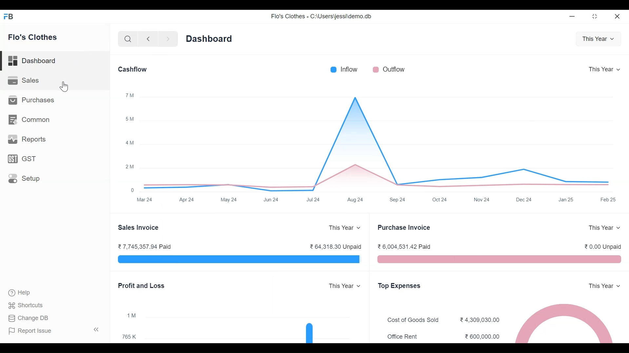 This screenshot has height=353, width=629. Describe the element at coordinates (440, 199) in the screenshot. I see `Oct 24` at that location.